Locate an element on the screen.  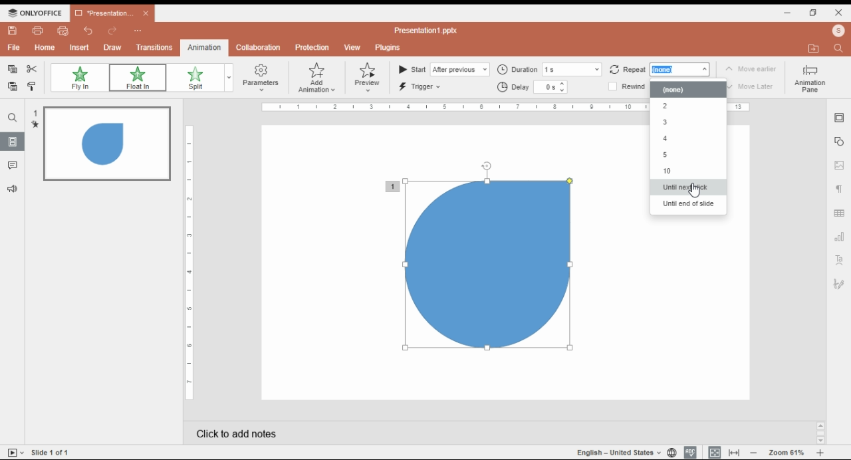
3 is located at coordinates (688, 123).